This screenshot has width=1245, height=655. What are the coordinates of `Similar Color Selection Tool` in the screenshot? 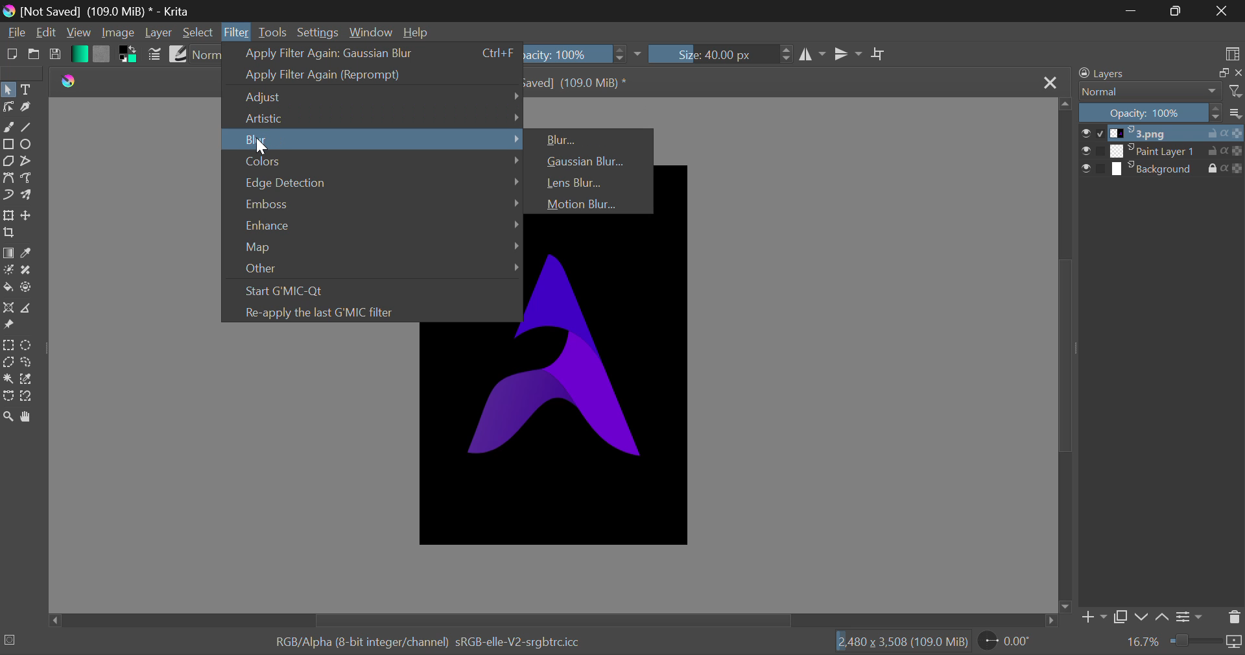 It's located at (31, 380).